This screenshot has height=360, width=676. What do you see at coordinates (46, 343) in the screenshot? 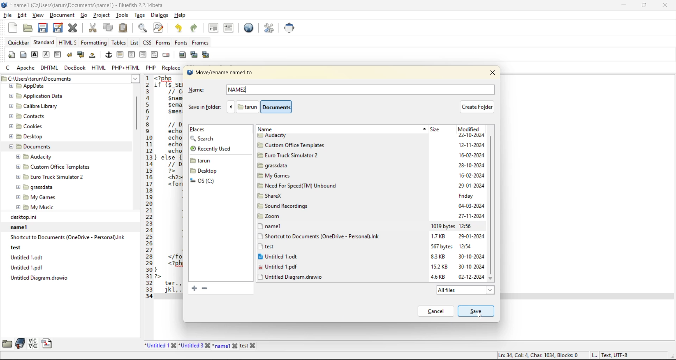
I see `snippets` at bounding box center [46, 343].